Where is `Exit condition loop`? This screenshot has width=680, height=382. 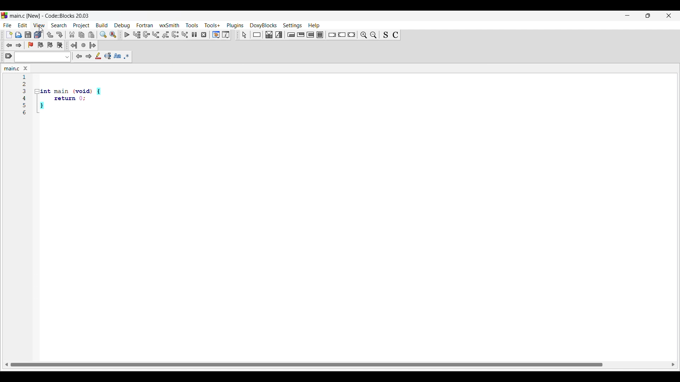 Exit condition loop is located at coordinates (301, 35).